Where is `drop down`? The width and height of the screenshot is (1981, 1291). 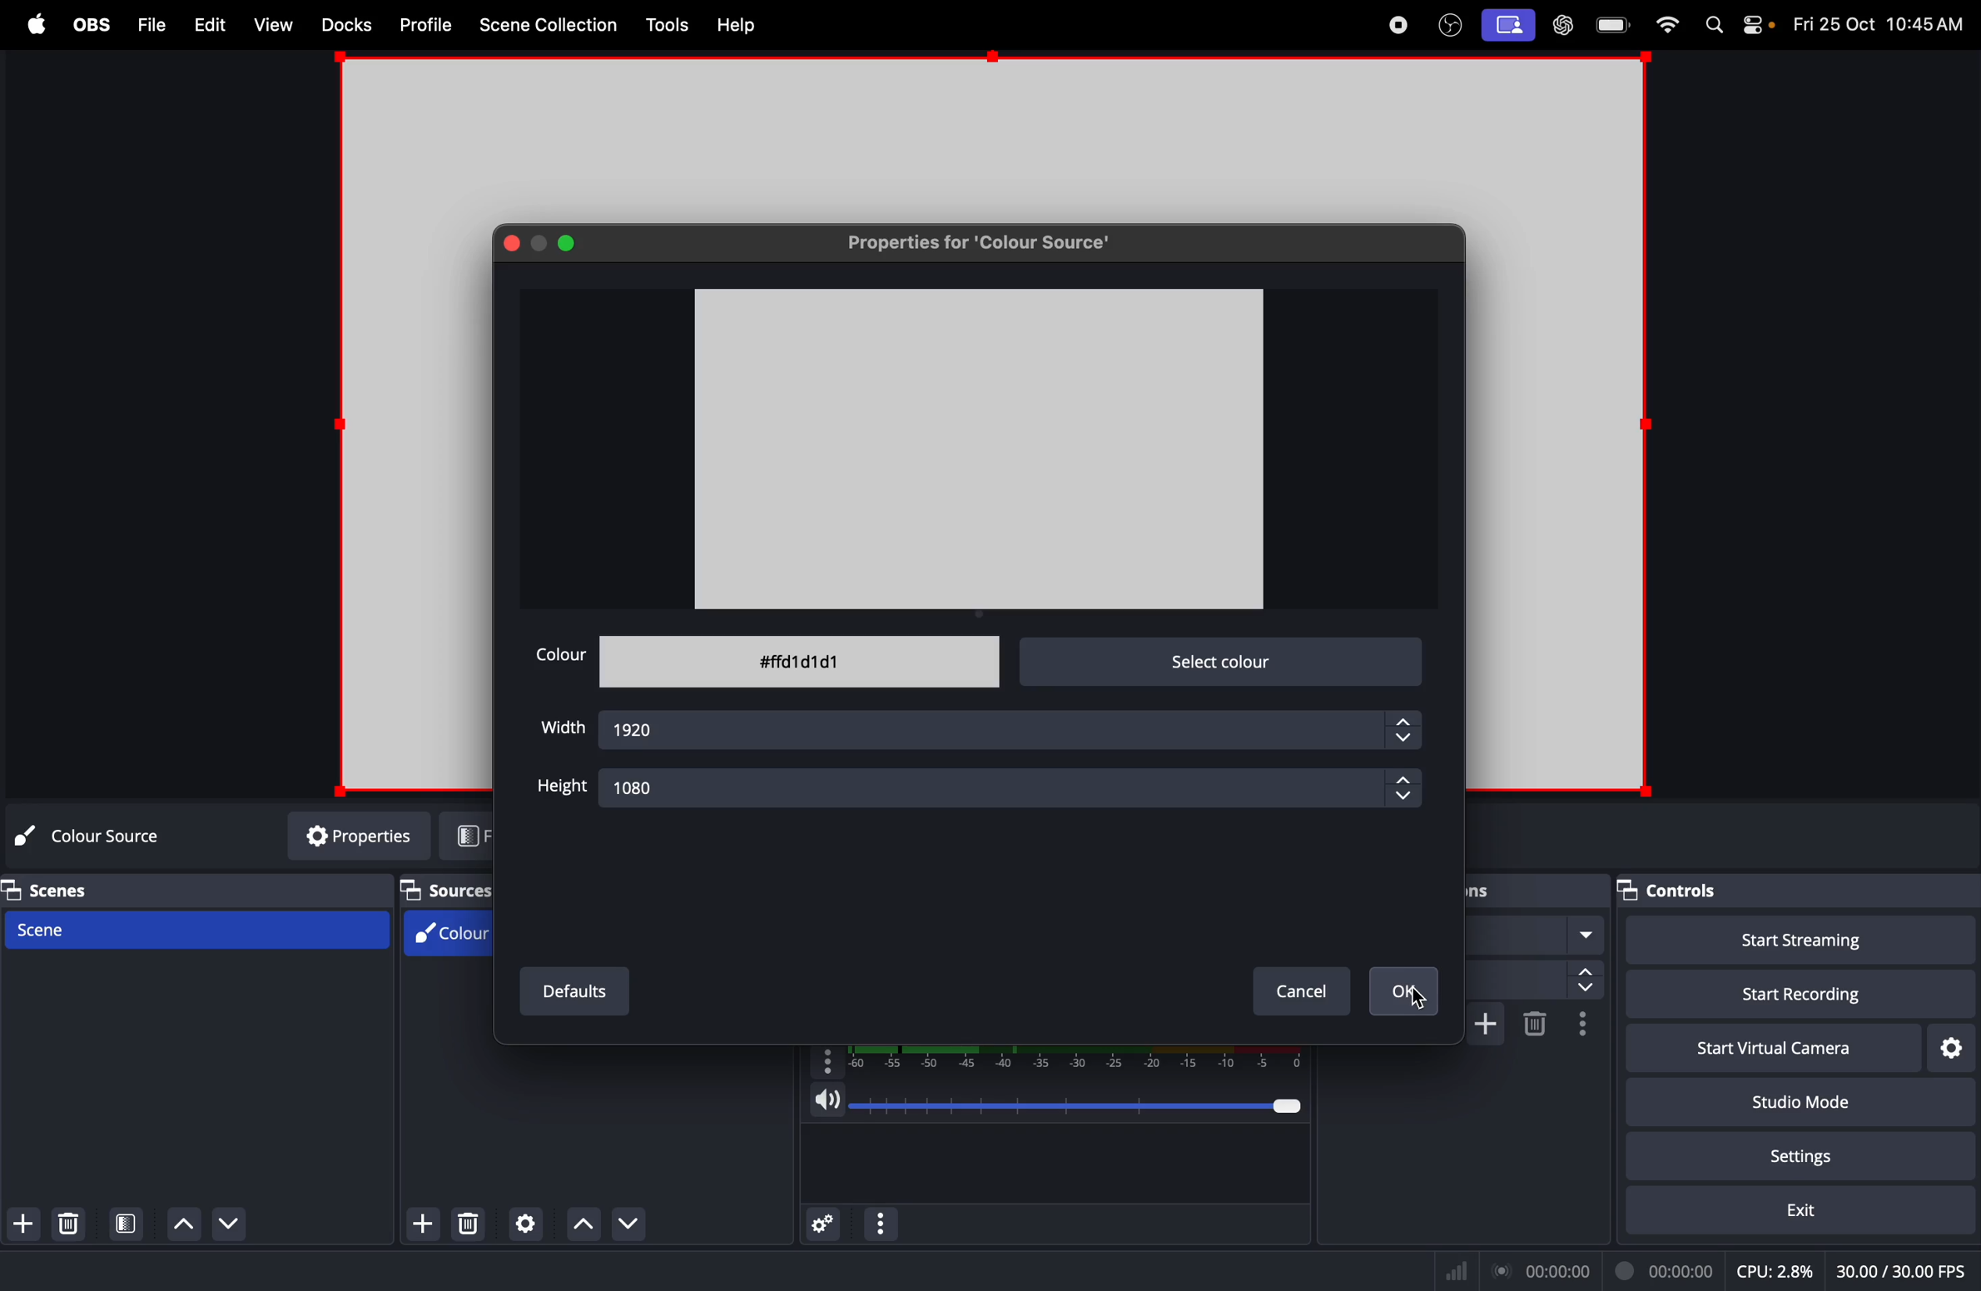
drop down is located at coordinates (639, 1223).